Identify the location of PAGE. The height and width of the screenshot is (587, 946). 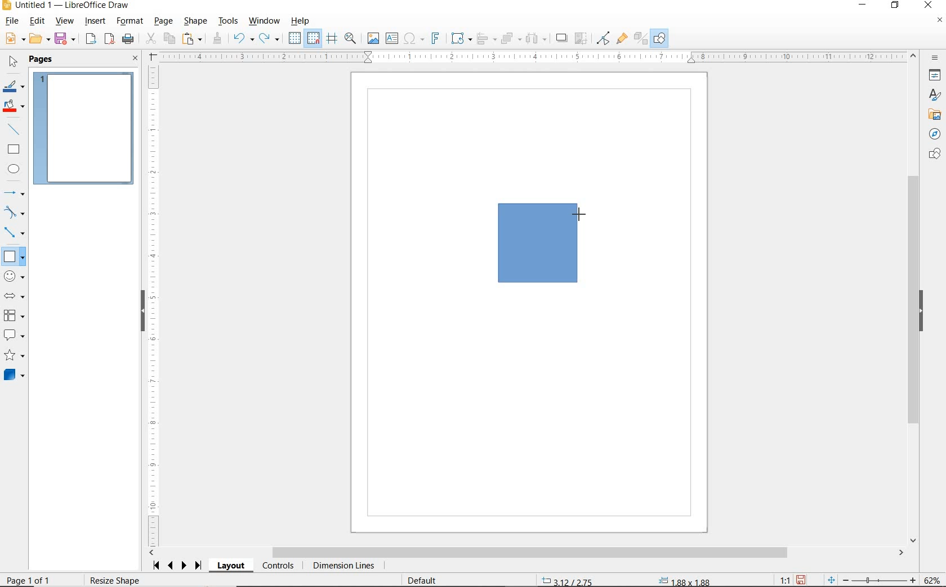
(164, 21).